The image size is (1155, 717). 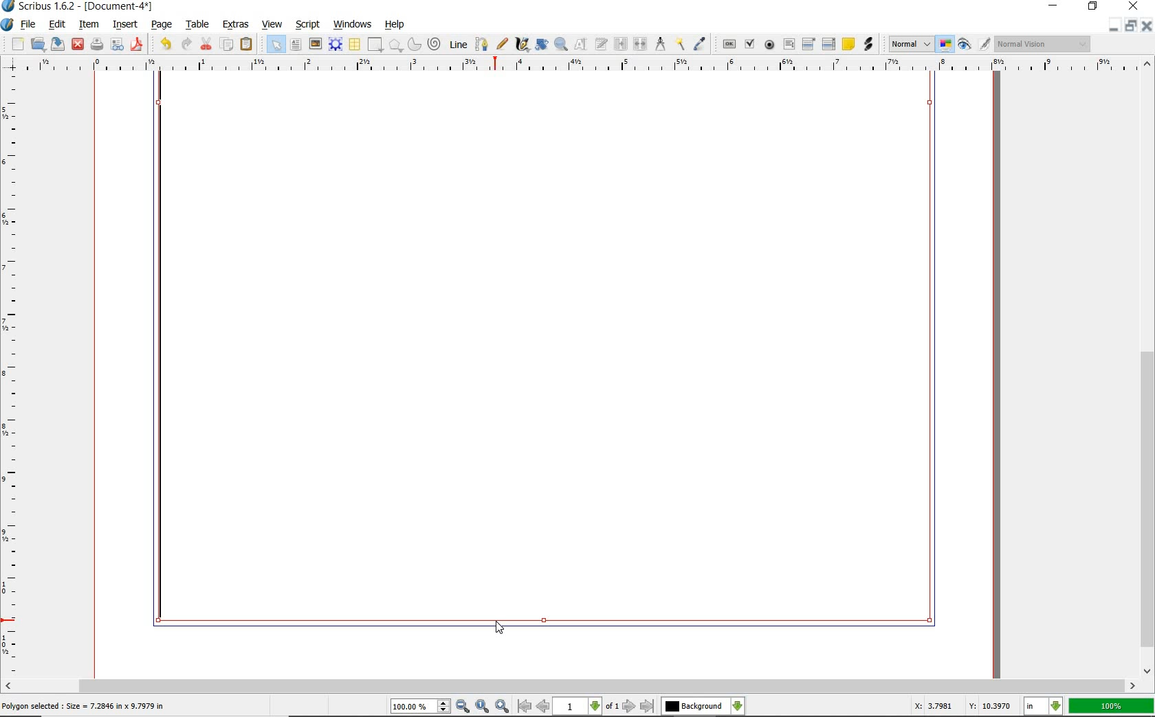 What do you see at coordinates (958, 705) in the screenshot?
I see `X: 3.7981 Y: 10.3970` at bounding box center [958, 705].